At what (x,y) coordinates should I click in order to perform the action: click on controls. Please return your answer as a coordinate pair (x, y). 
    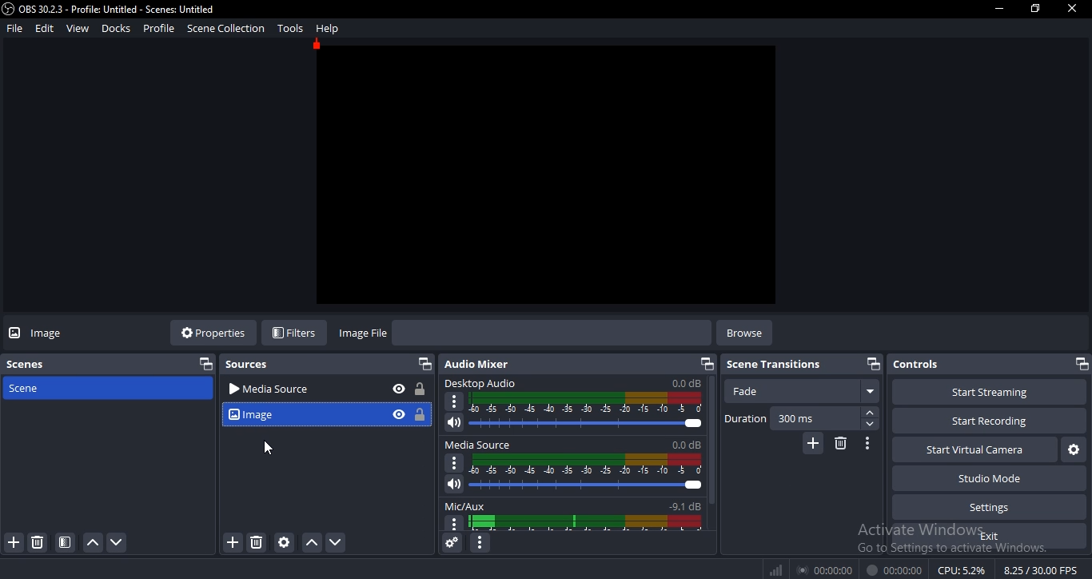
    Looking at the image, I should click on (979, 365).